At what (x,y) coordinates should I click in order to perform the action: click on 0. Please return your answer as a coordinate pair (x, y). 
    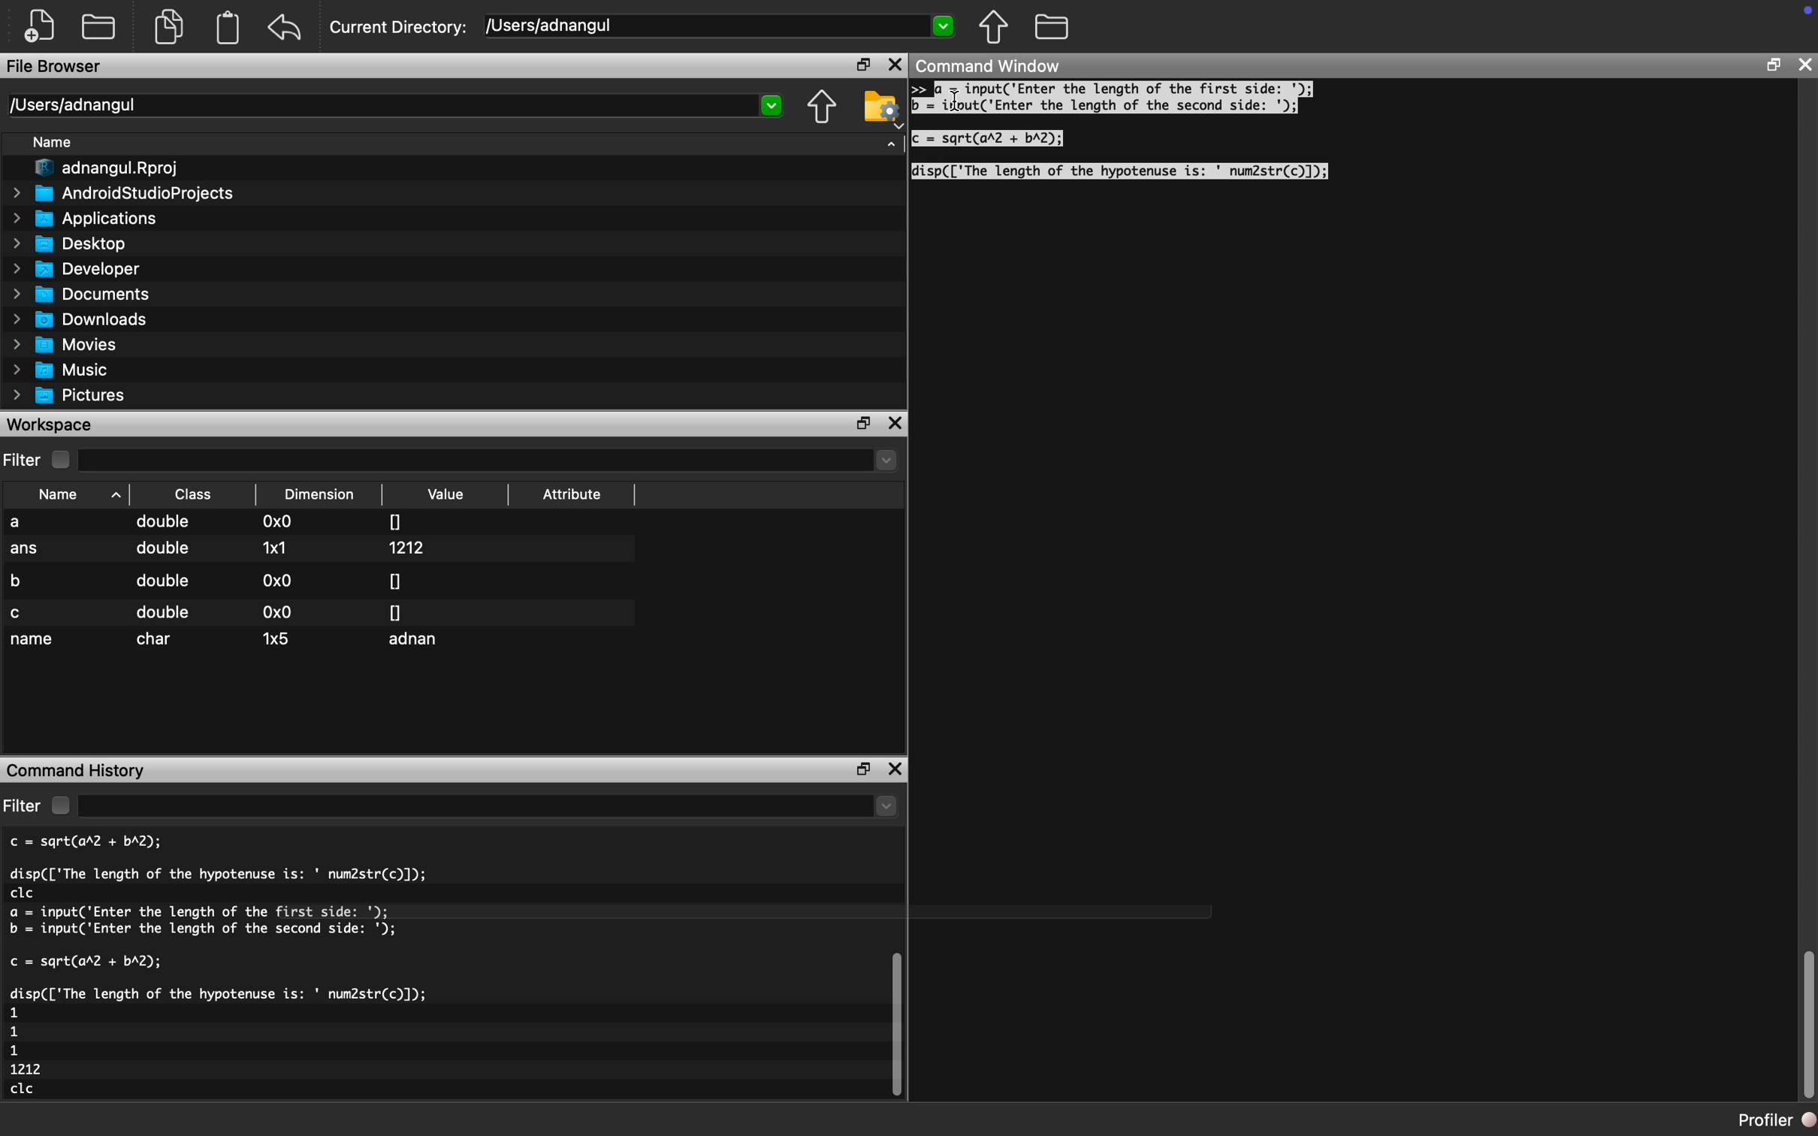
    Looking at the image, I should click on (396, 612).